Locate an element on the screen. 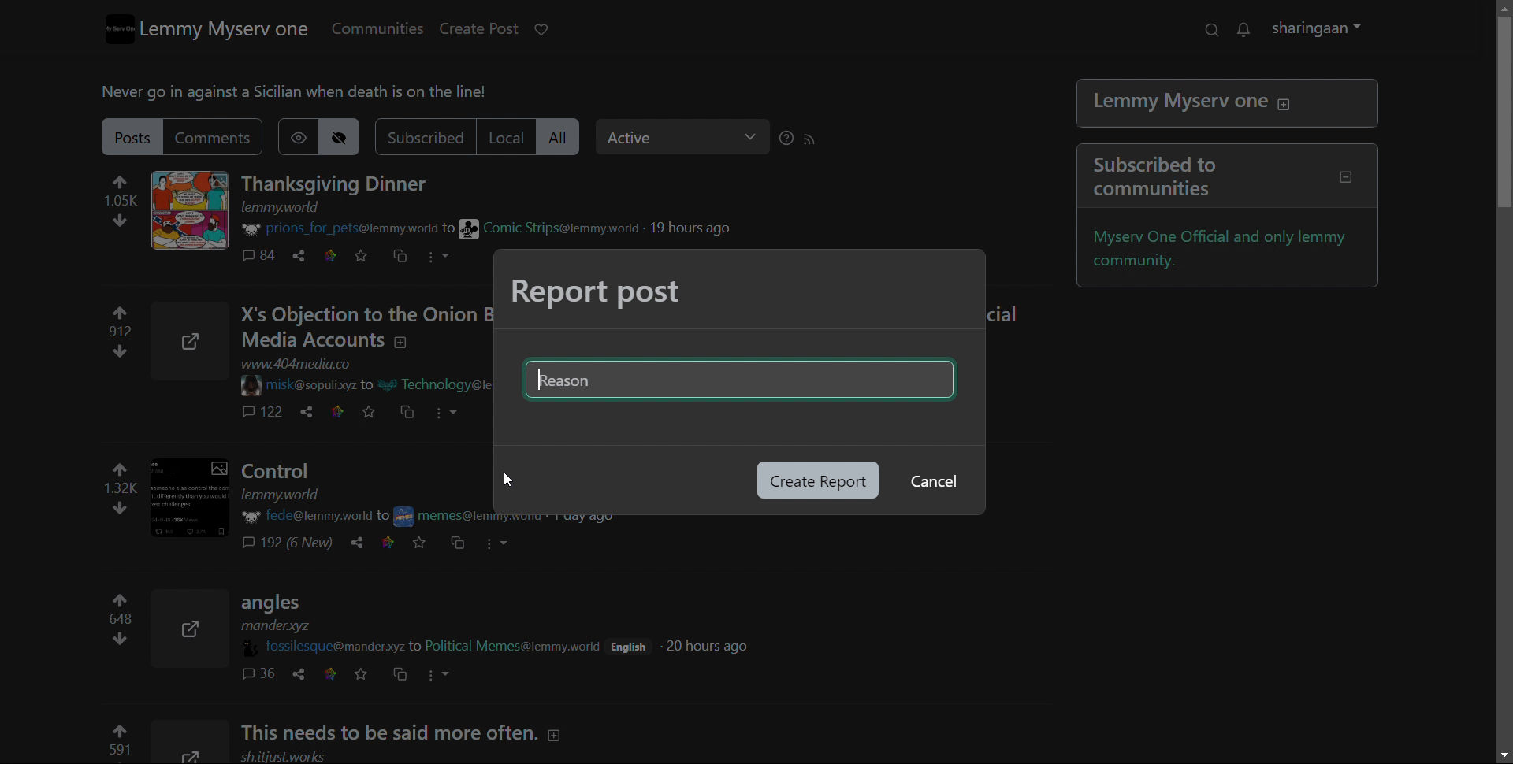 The width and height of the screenshot is (1513, 764). share is located at coordinates (307, 255).